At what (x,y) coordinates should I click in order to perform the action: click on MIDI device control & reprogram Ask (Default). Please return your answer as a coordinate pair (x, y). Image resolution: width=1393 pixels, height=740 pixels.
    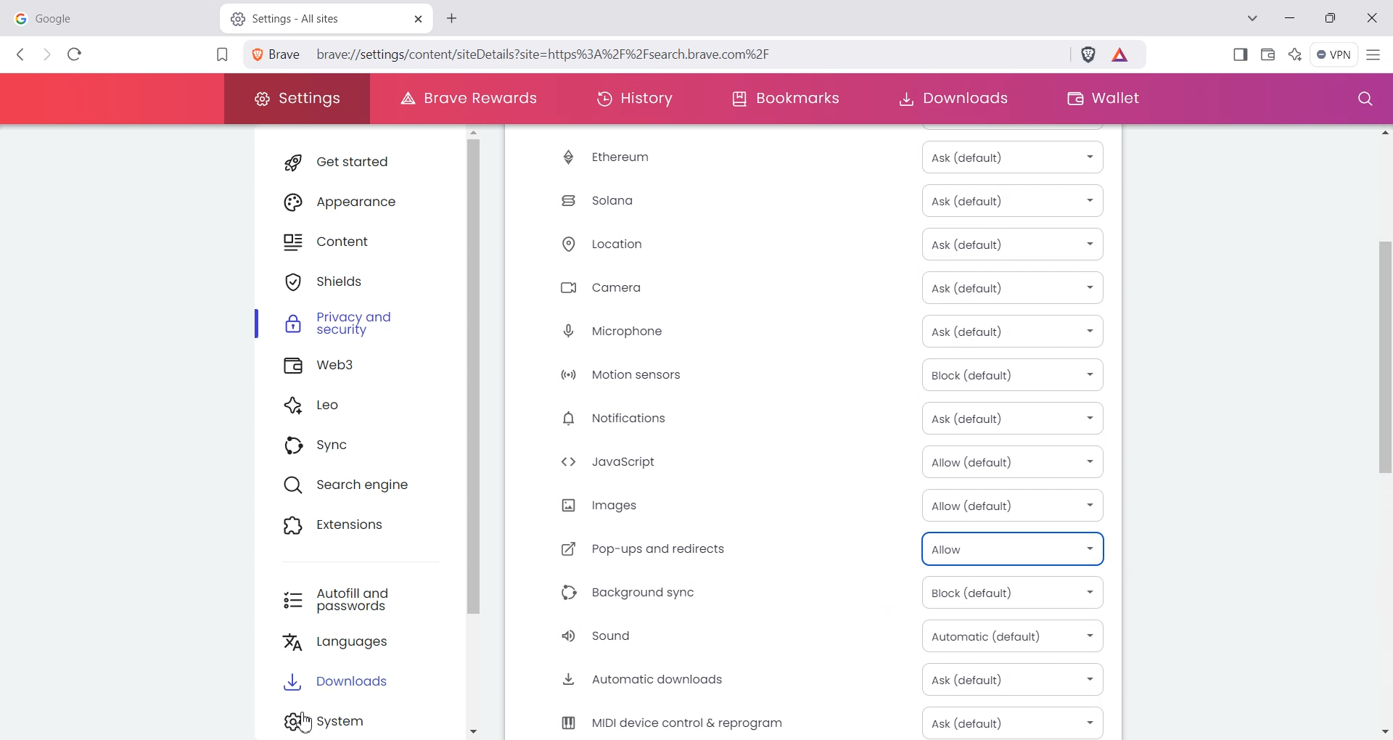
    Looking at the image, I should click on (816, 721).